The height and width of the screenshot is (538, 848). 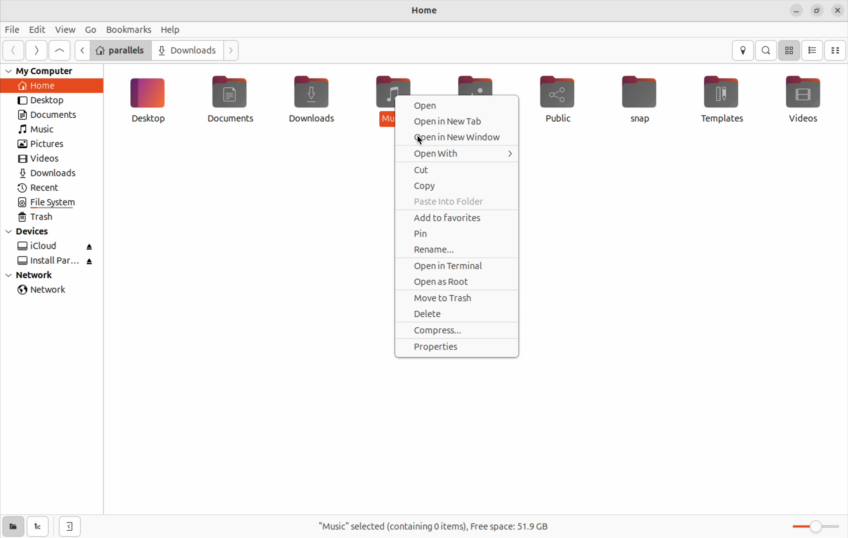 What do you see at coordinates (43, 218) in the screenshot?
I see `trash` at bounding box center [43, 218].